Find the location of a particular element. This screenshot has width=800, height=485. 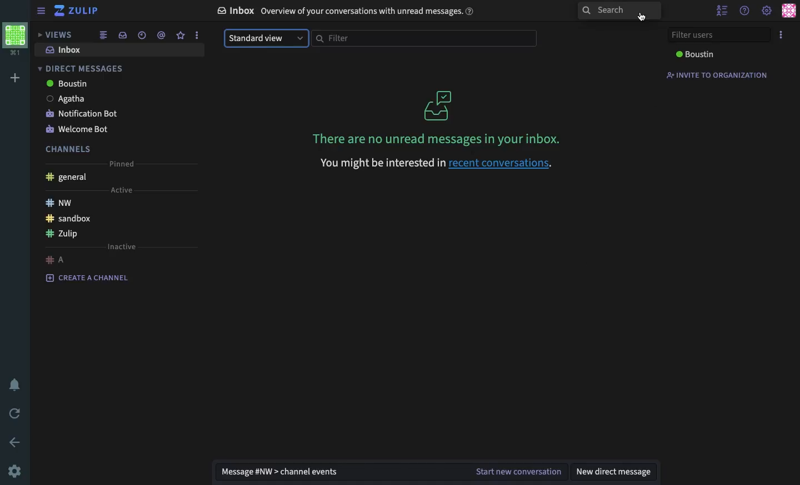

start new conversation is located at coordinates (517, 472).